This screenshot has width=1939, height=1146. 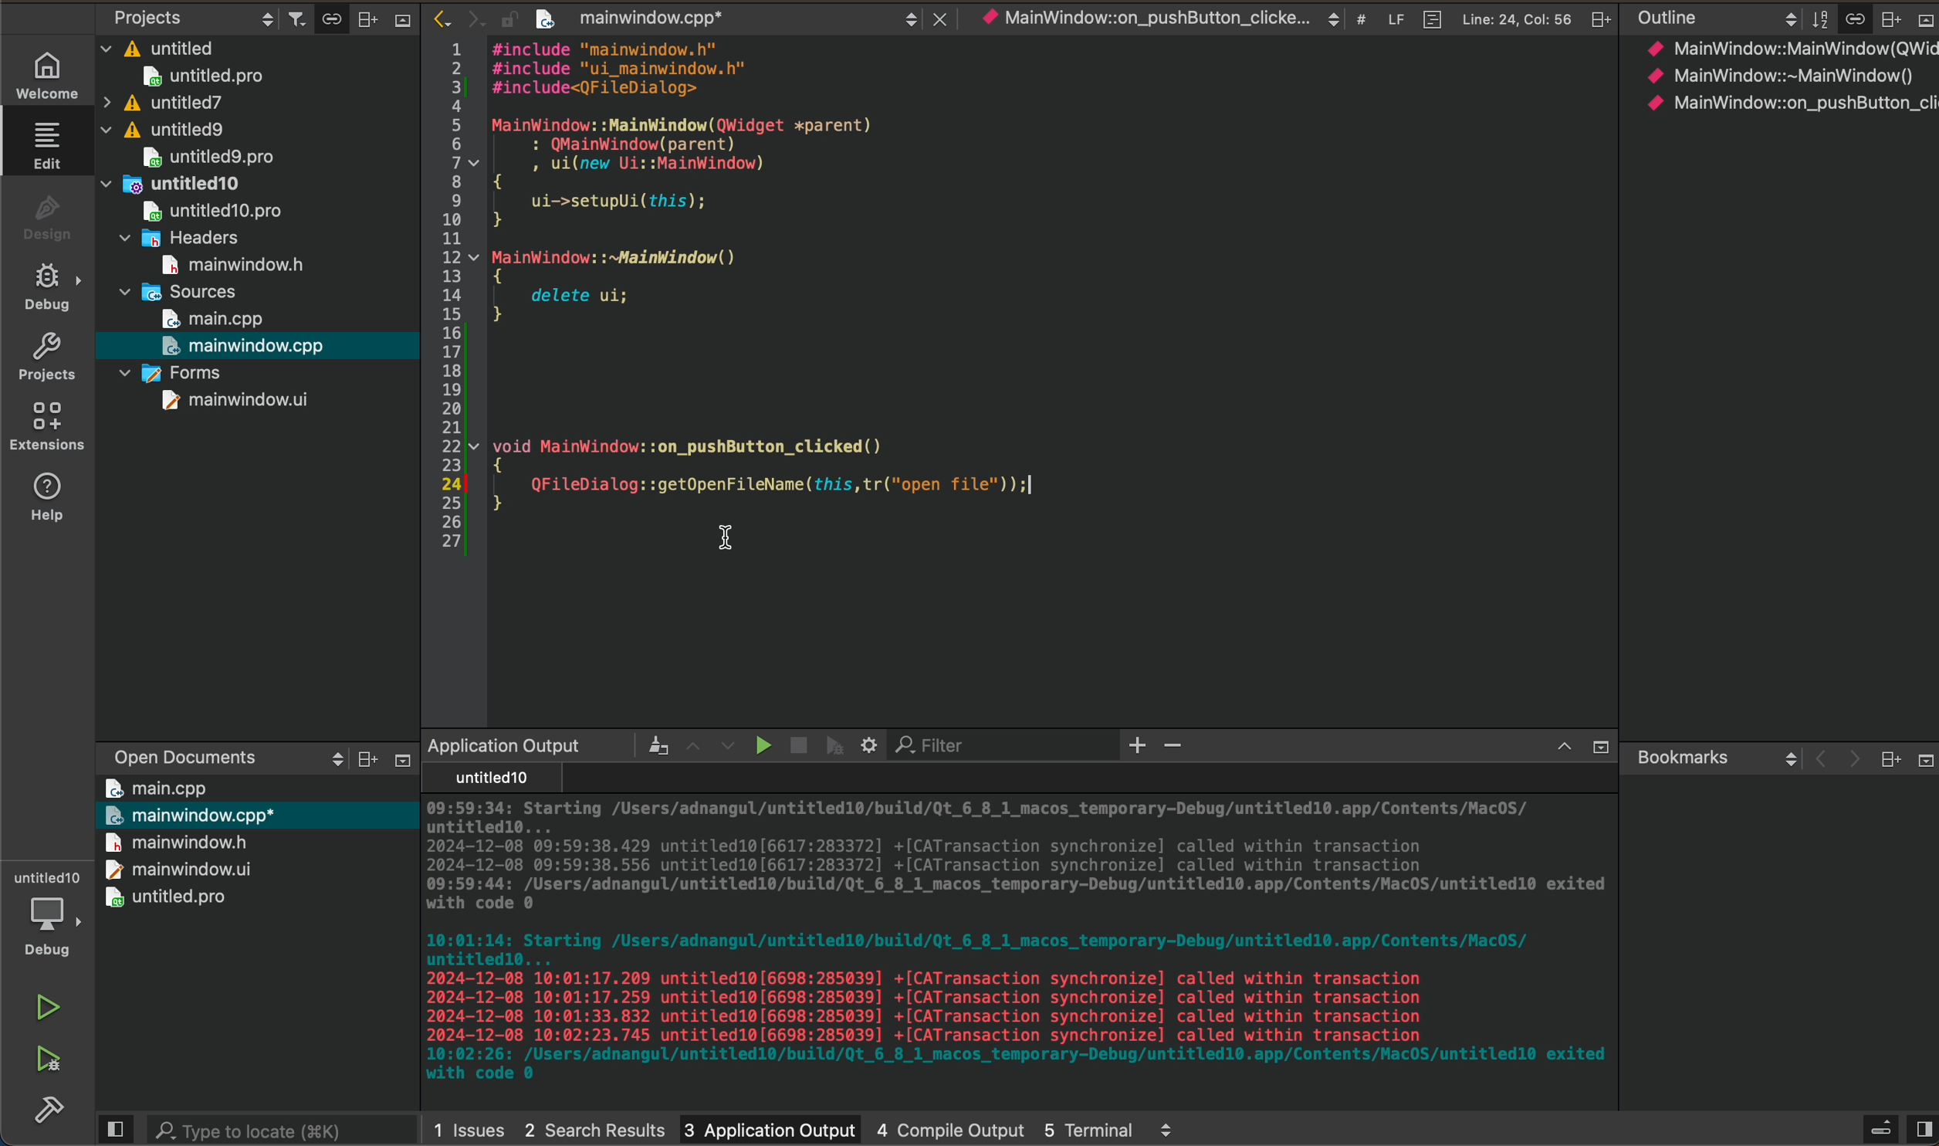 I want to click on projects, so click(x=46, y=356).